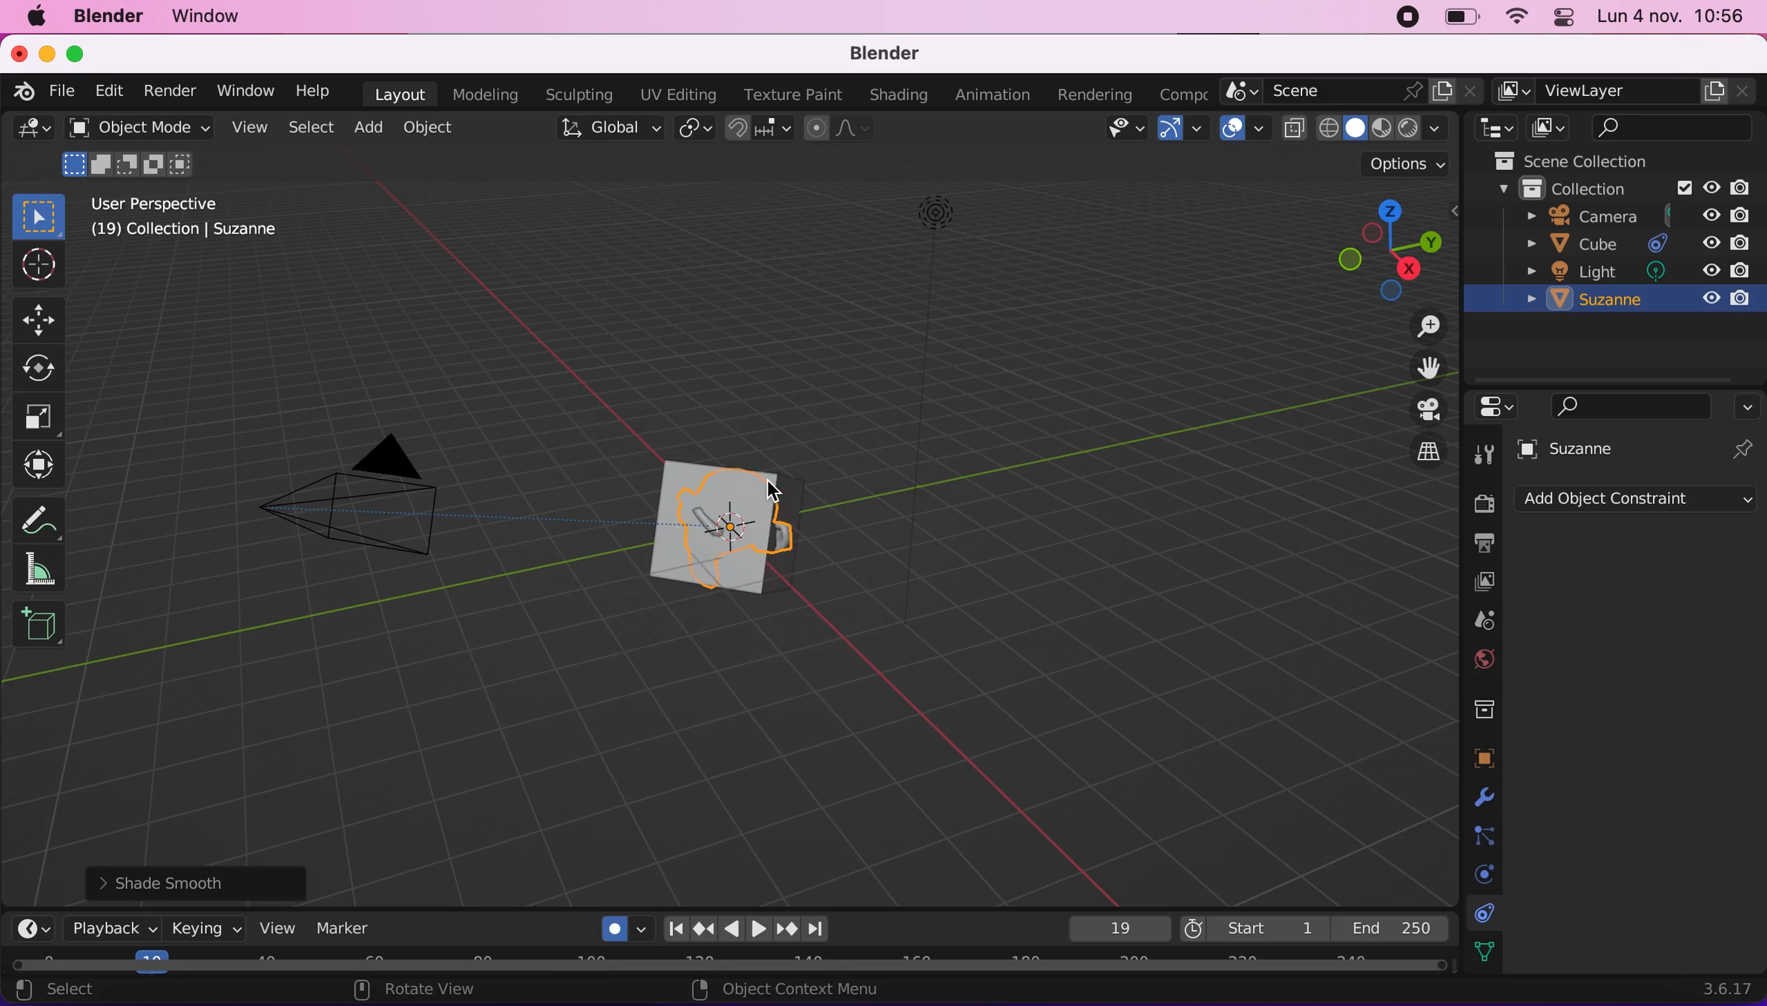  What do you see at coordinates (1382, 126) in the screenshot?
I see `Material preview display` at bounding box center [1382, 126].